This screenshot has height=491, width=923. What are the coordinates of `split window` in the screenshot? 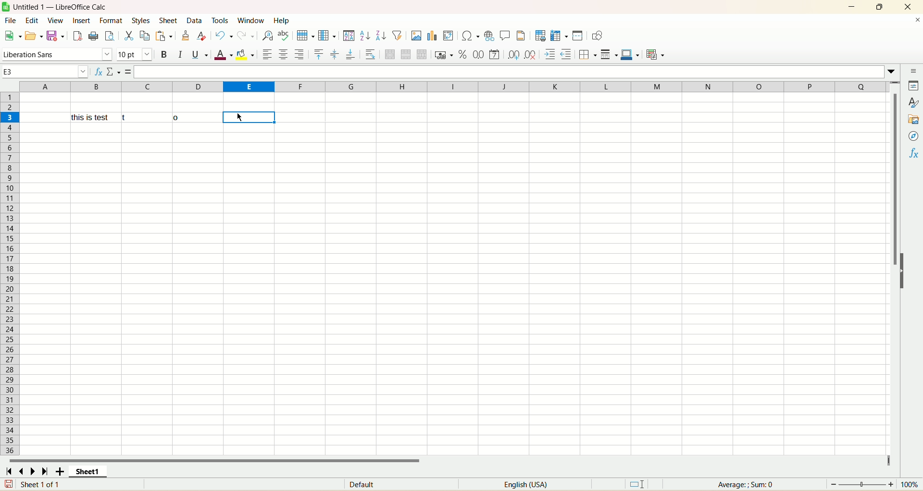 It's located at (578, 37).